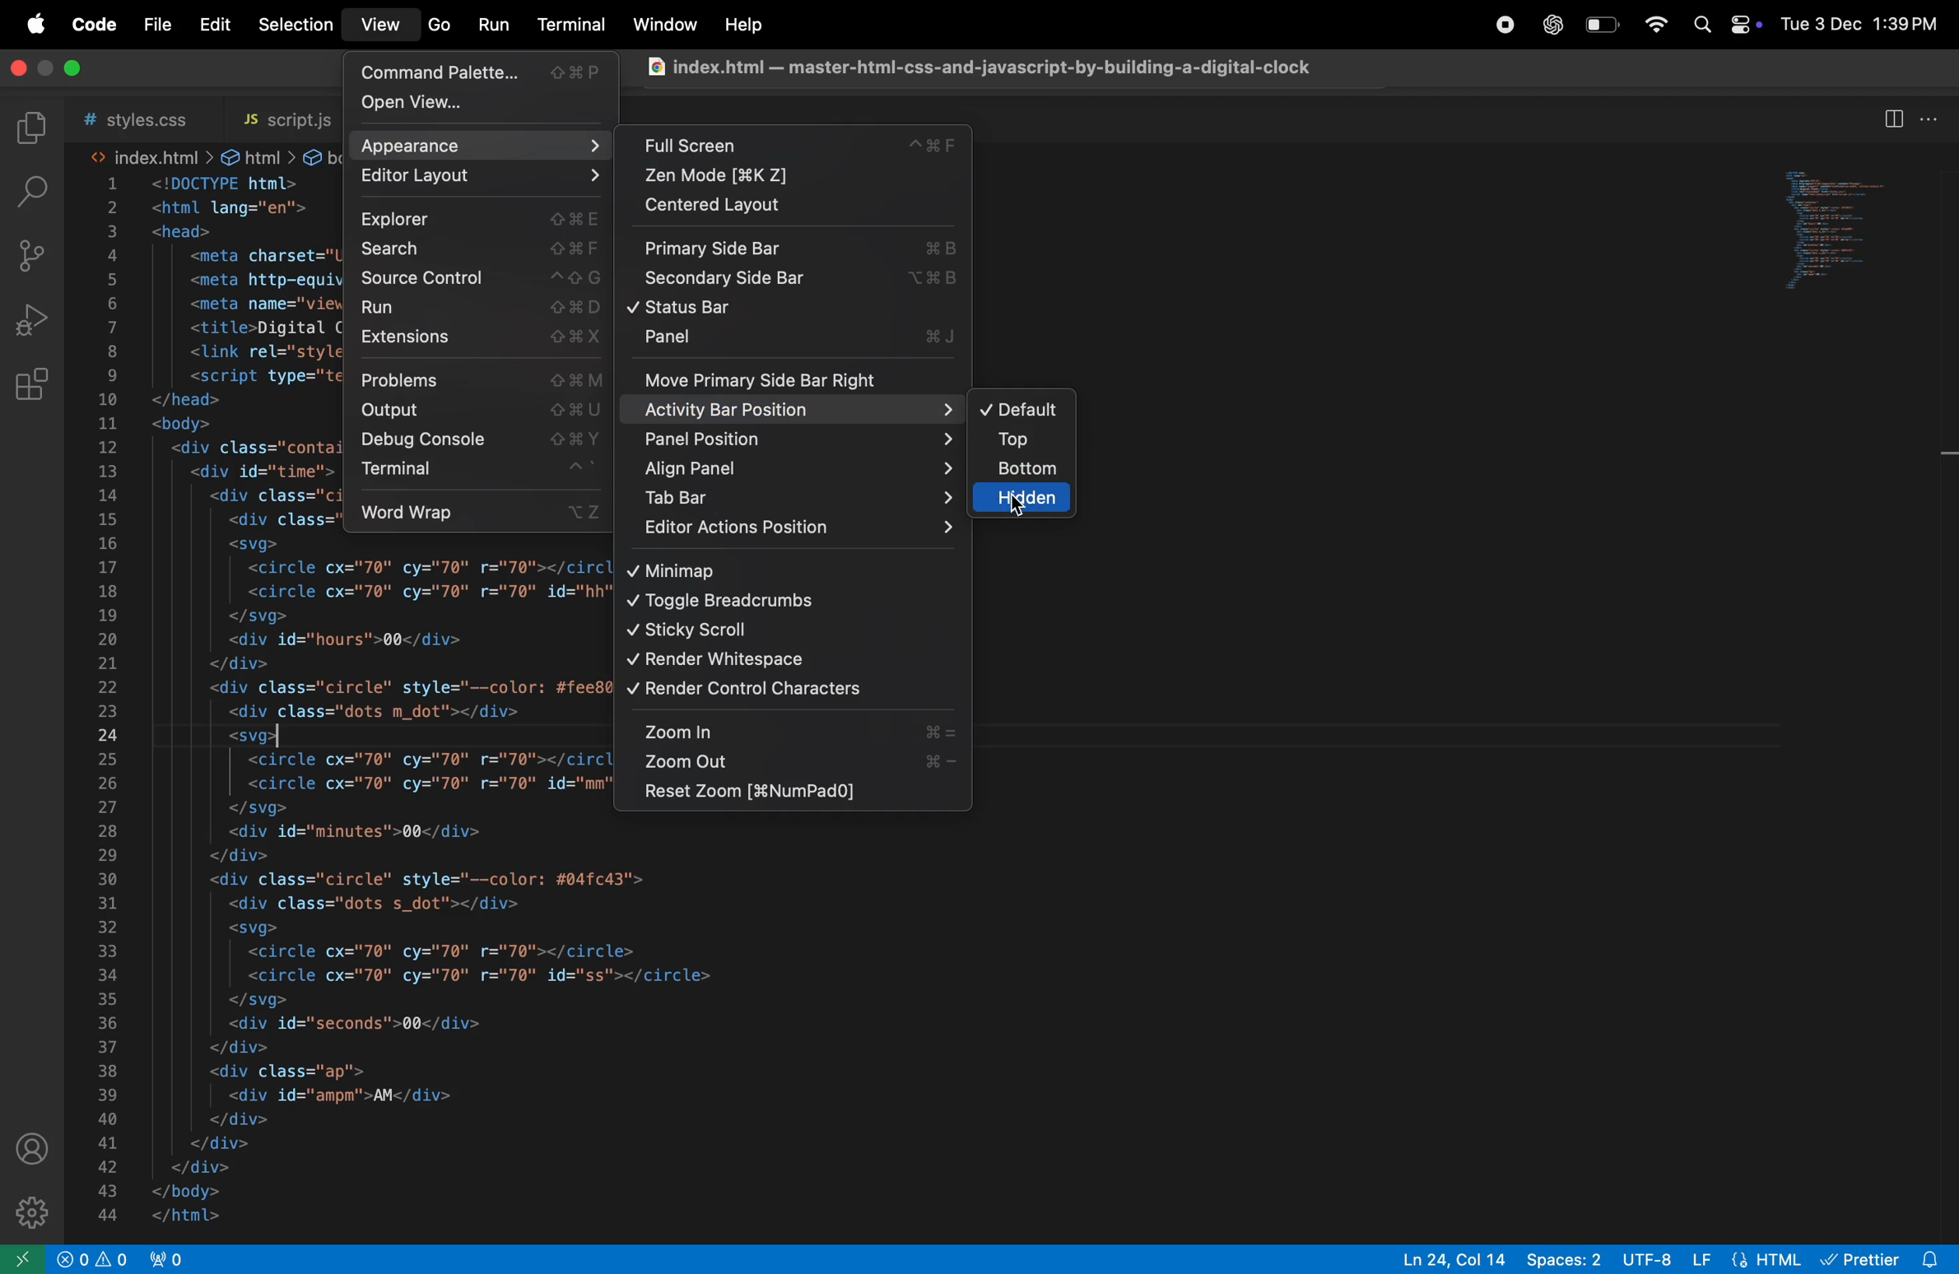 The image size is (1959, 1274). I want to click on profile, so click(32, 1147).